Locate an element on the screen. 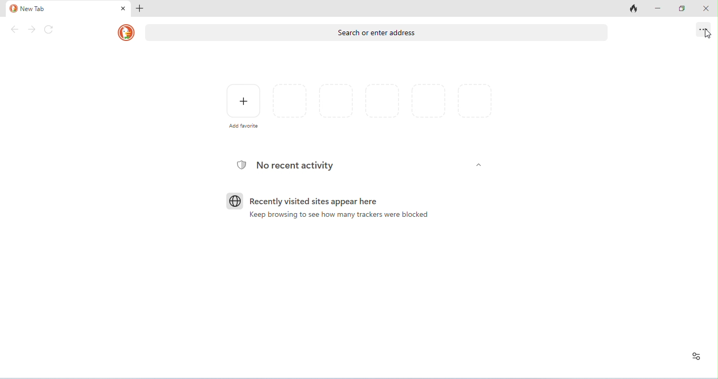 The width and height of the screenshot is (718, 379). minimize is located at coordinates (657, 8).